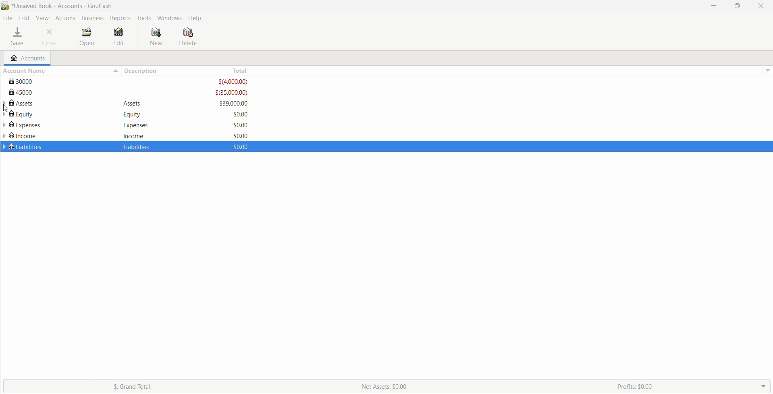  I want to click on Actions, so click(65, 18).